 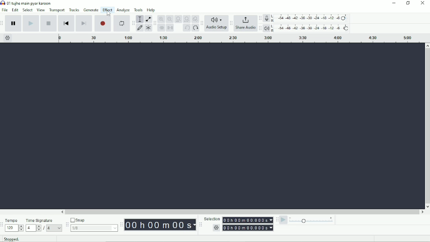 I want to click on Redo, so click(x=196, y=28).